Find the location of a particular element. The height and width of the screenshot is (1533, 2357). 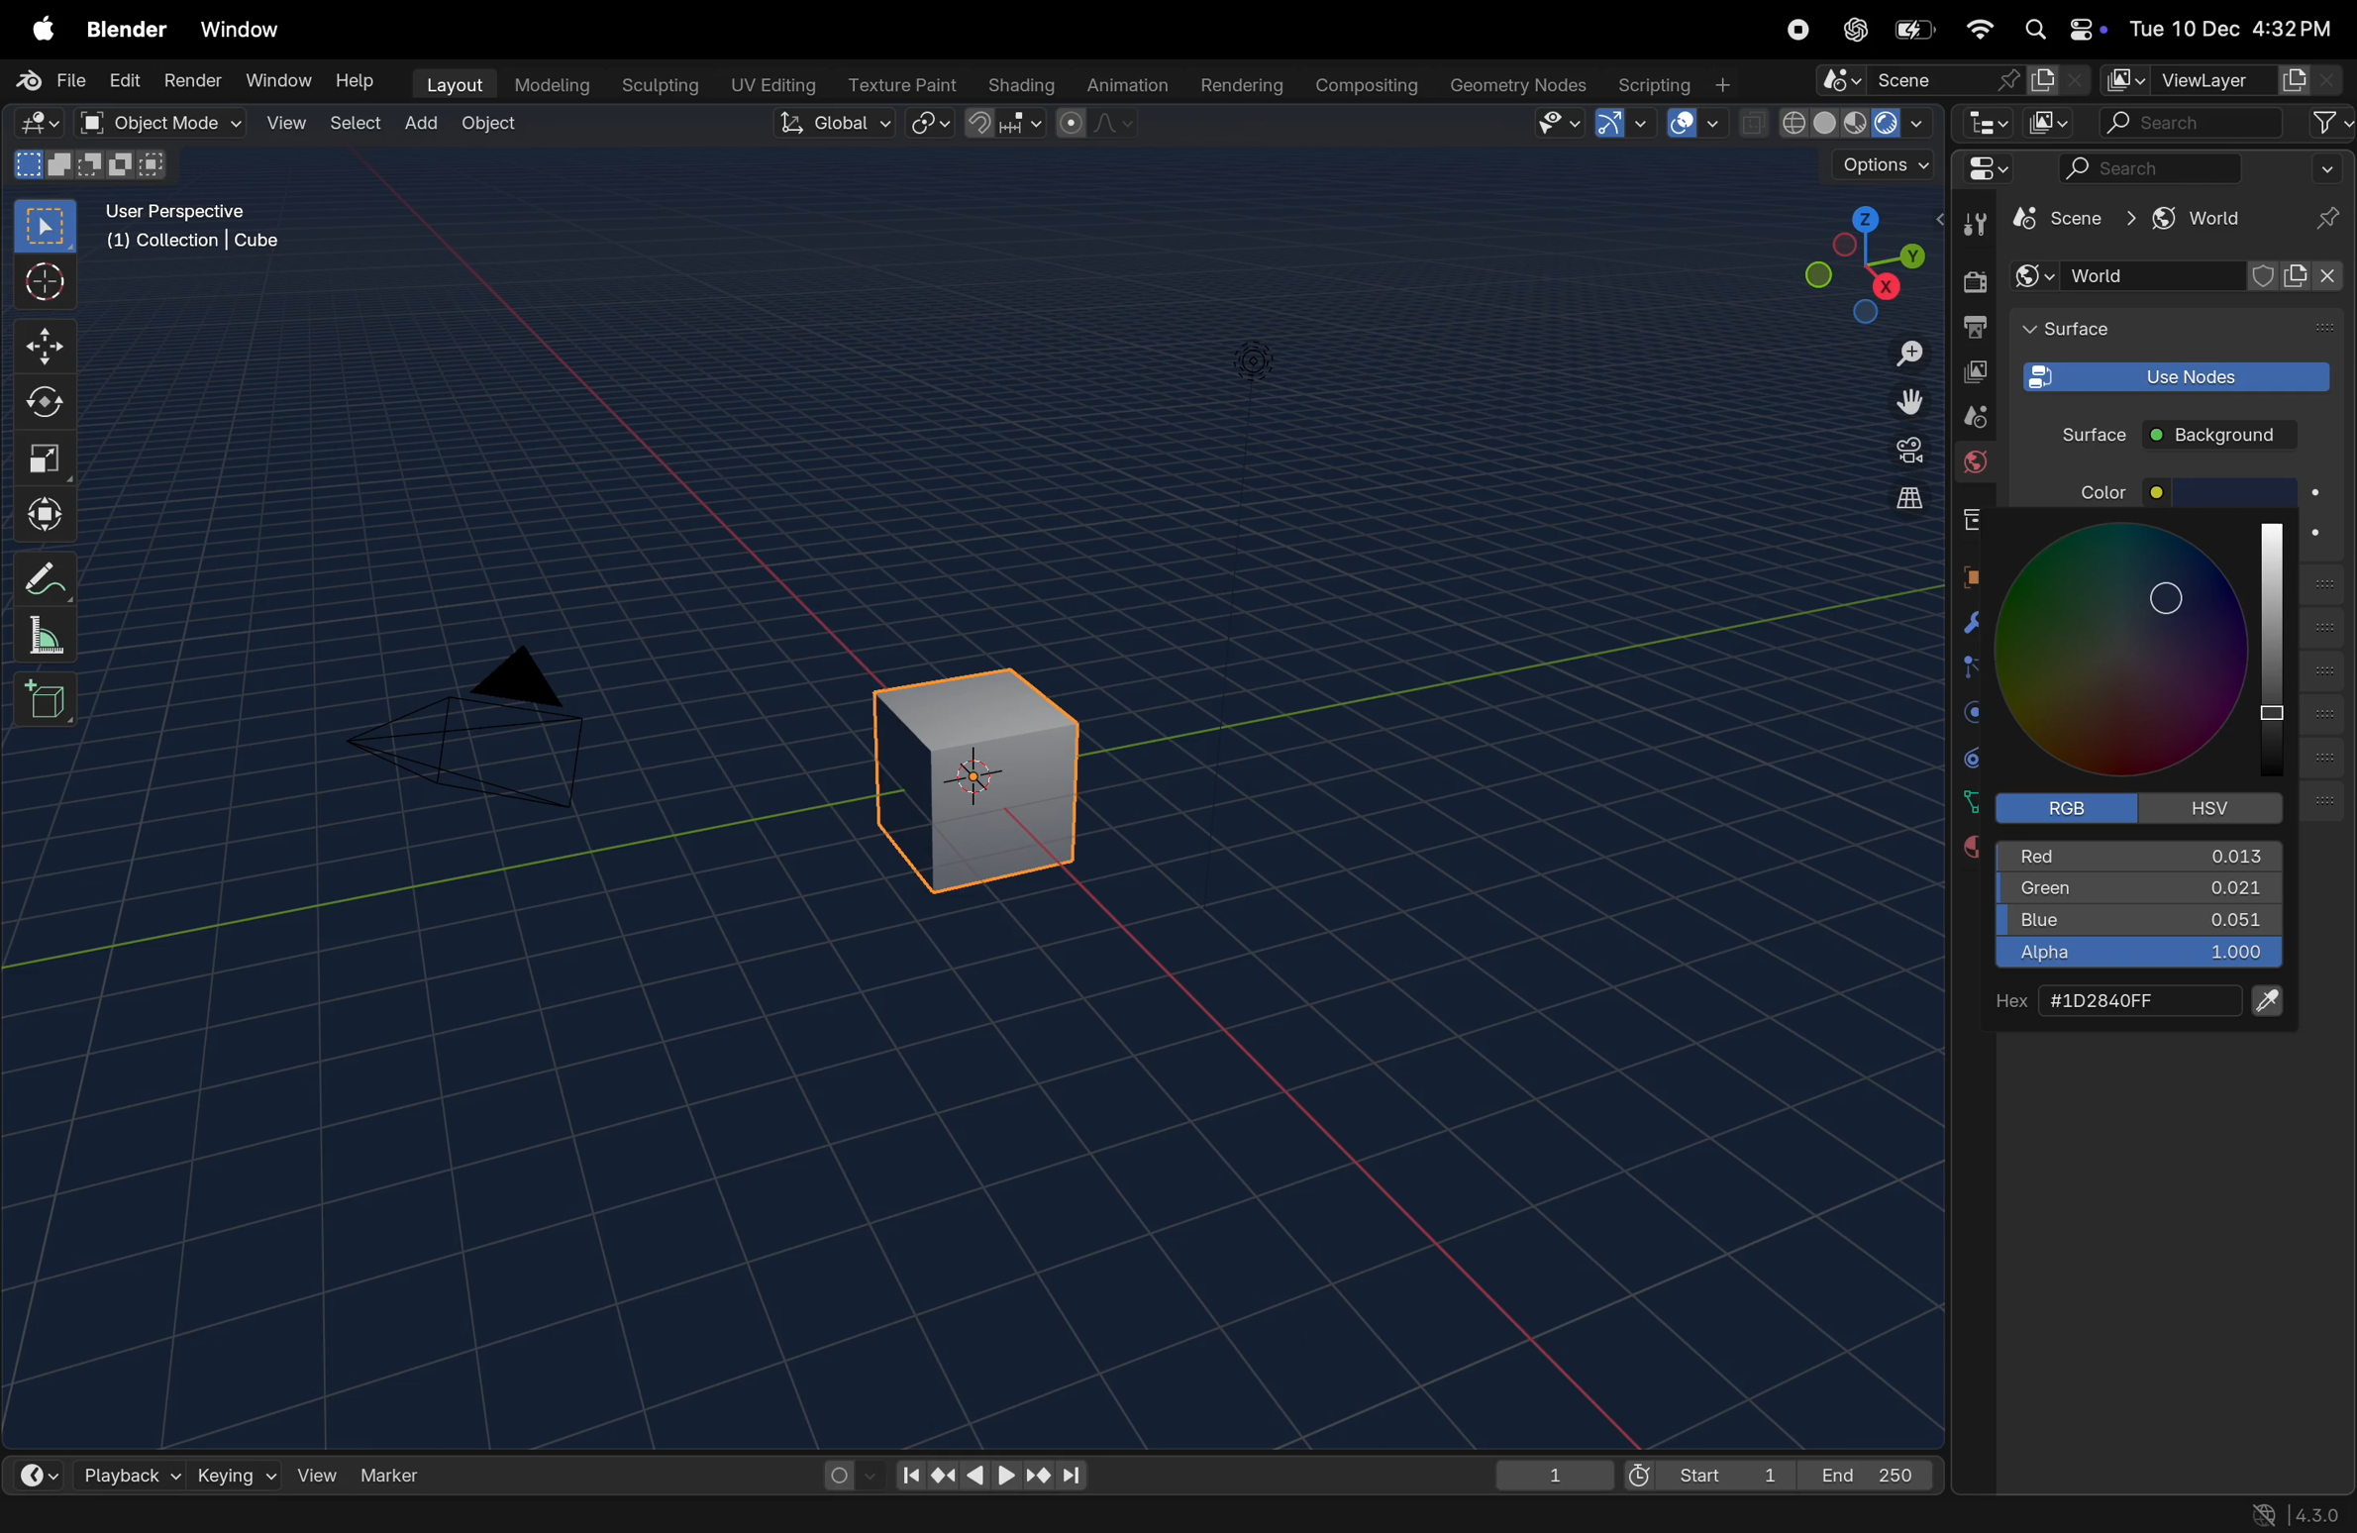

cube is located at coordinates (2054, 218).